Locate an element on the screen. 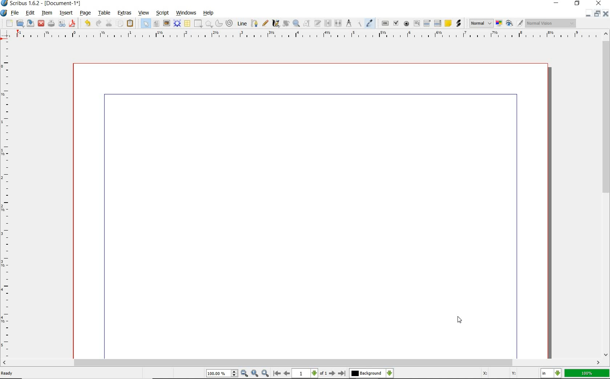 Image resolution: width=610 pixels, height=379 pixels. pdf push button is located at coordinates (385, 24).